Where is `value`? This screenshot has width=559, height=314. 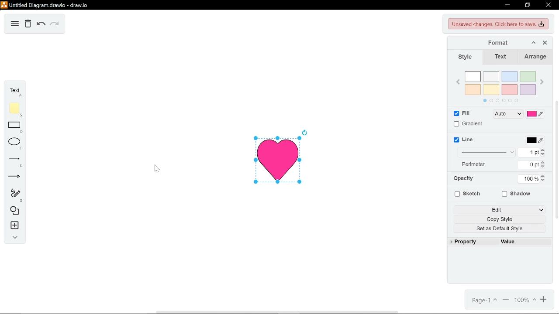
value is located at coordinates (510, 241).